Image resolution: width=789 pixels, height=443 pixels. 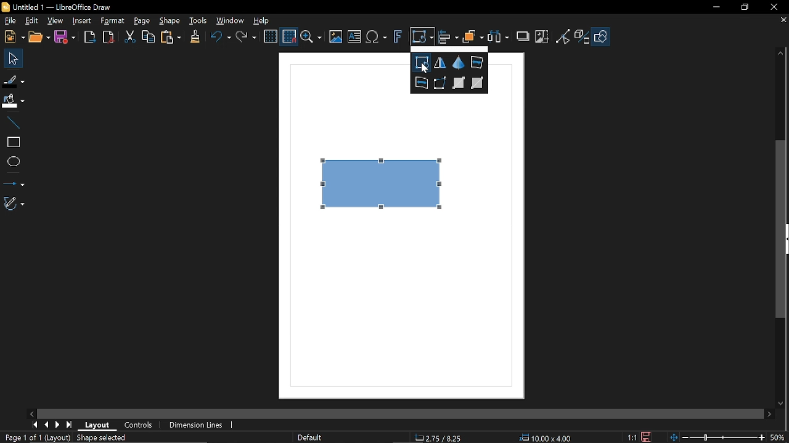 I want to click on Zoom, so click(x=311, y=38).